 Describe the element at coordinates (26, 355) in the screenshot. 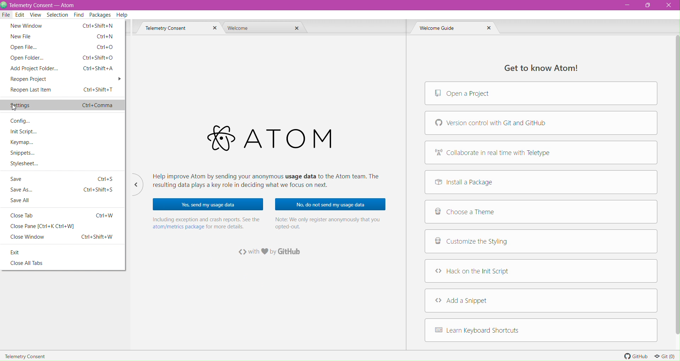

I see `Telemetry Consent` at that location.